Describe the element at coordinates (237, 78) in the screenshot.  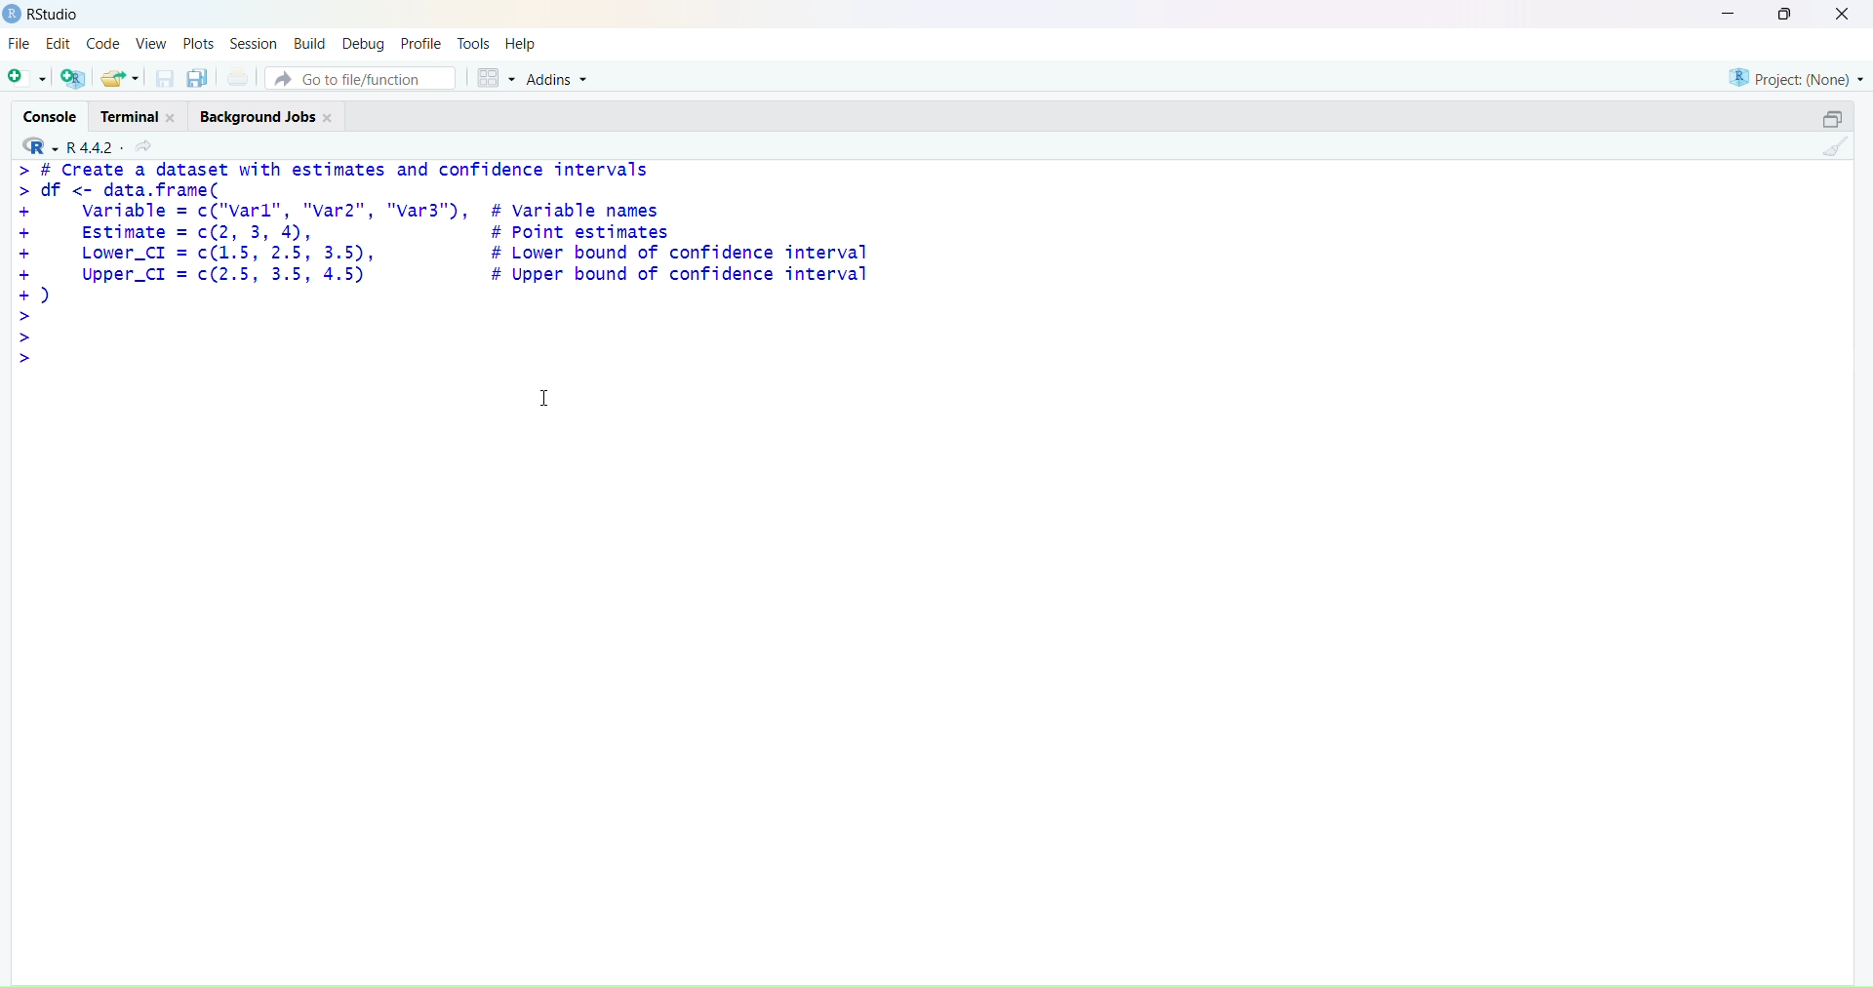
I see `print` at that location.